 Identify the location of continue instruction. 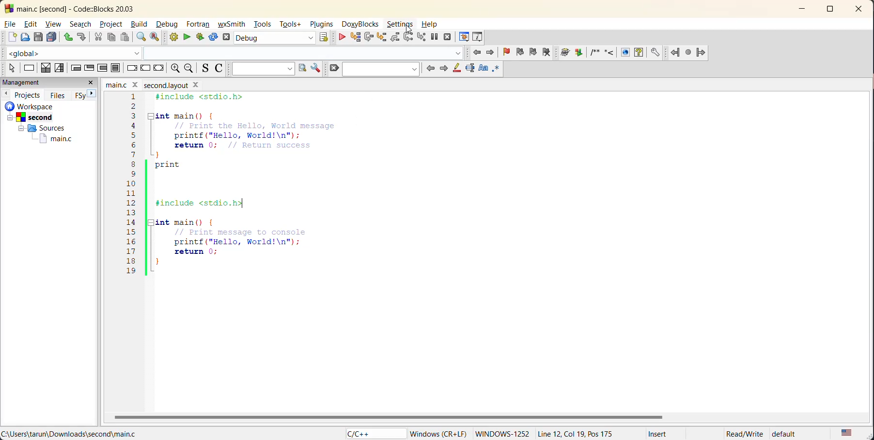
(145, 68).